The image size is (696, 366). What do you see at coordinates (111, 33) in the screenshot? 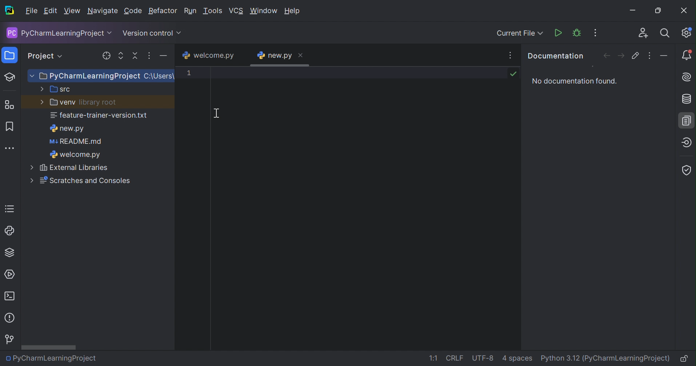
I see `Drop down` at bounding box center [111, 33].